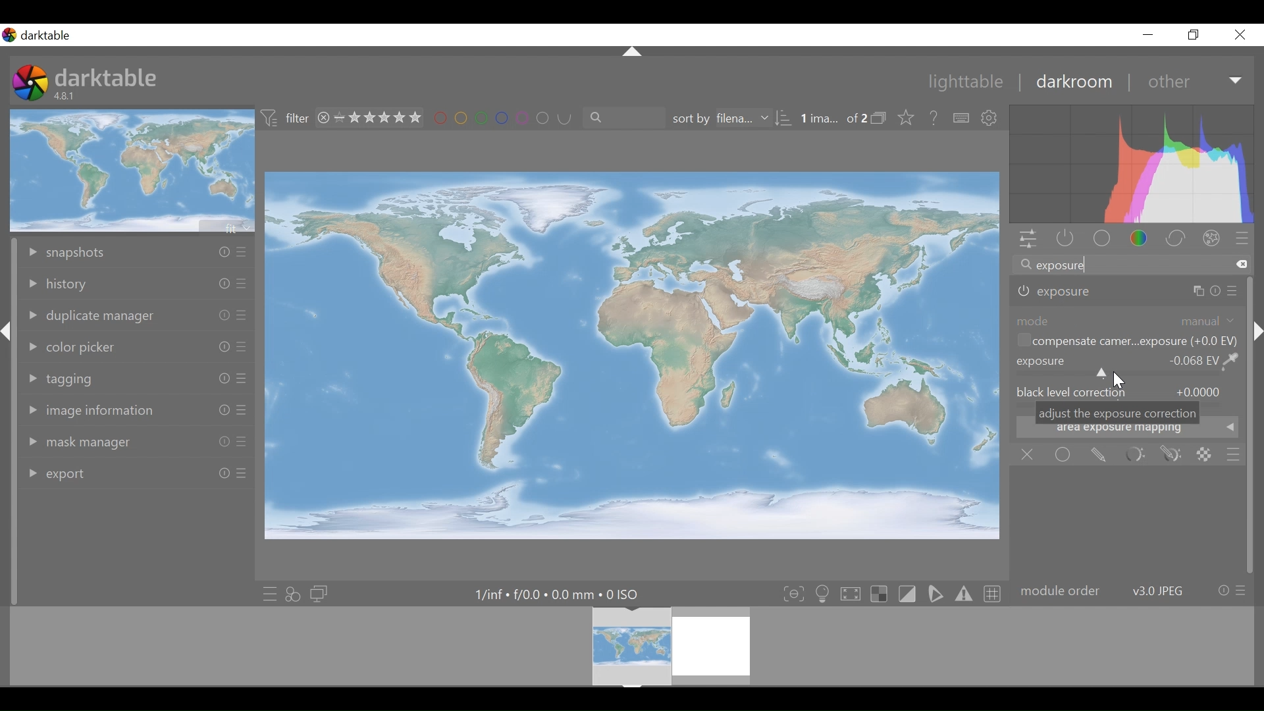  I want to click on image information, so click(136, 412).